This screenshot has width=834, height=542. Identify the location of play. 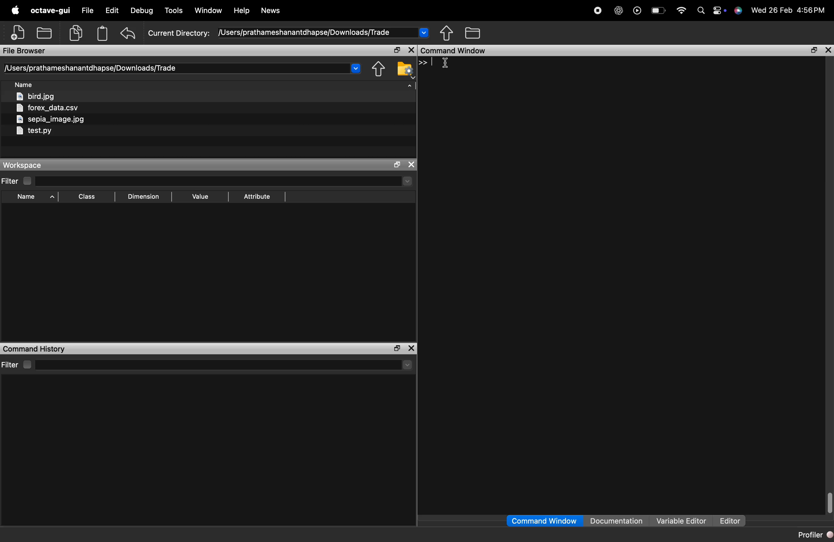
(638, 11).